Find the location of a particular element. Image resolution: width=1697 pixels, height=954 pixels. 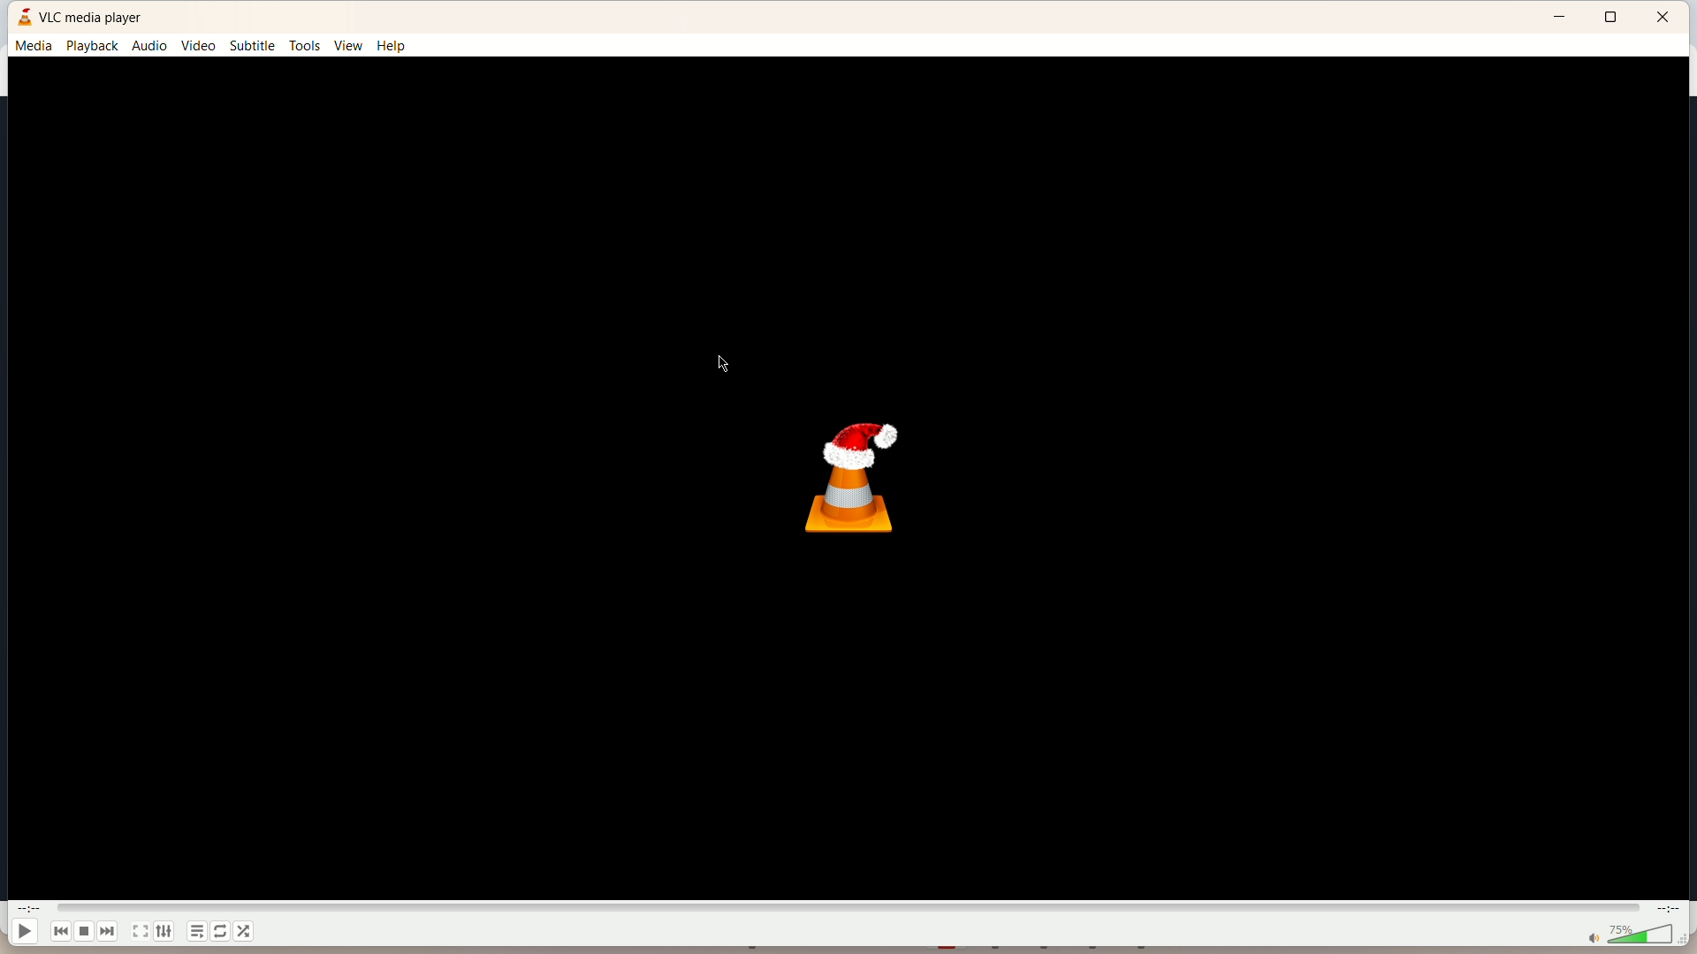

play/pause is located at coordinates (23, 932).